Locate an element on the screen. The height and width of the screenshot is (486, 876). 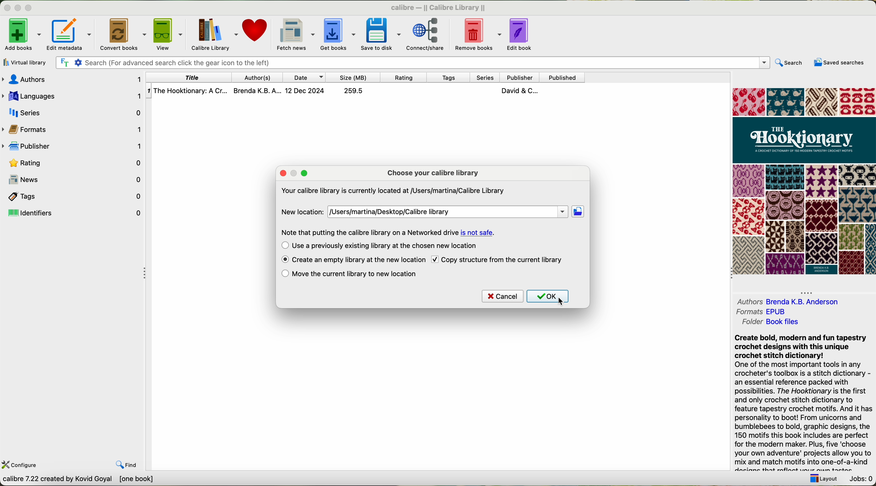
new location is located at coordinates (302, 213).